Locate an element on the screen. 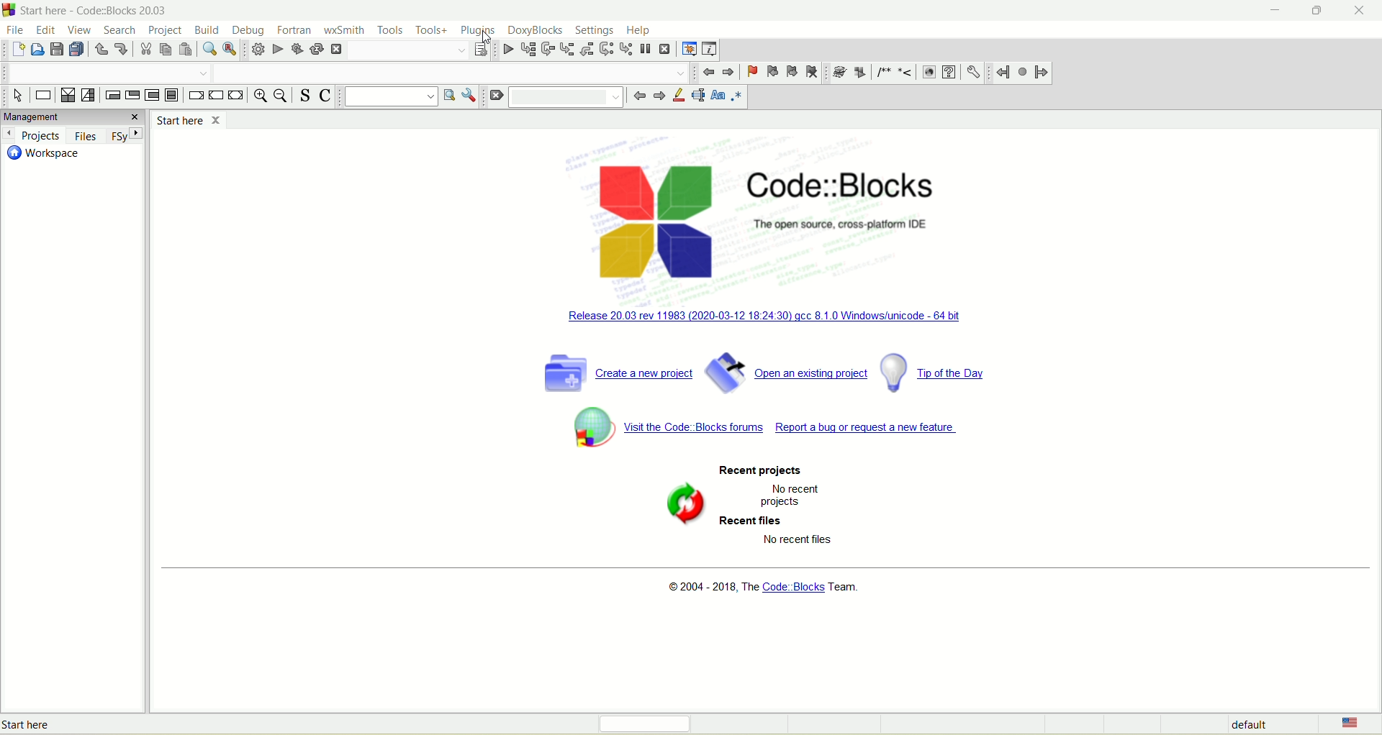  jump back is located at coordinates (1003, 72).